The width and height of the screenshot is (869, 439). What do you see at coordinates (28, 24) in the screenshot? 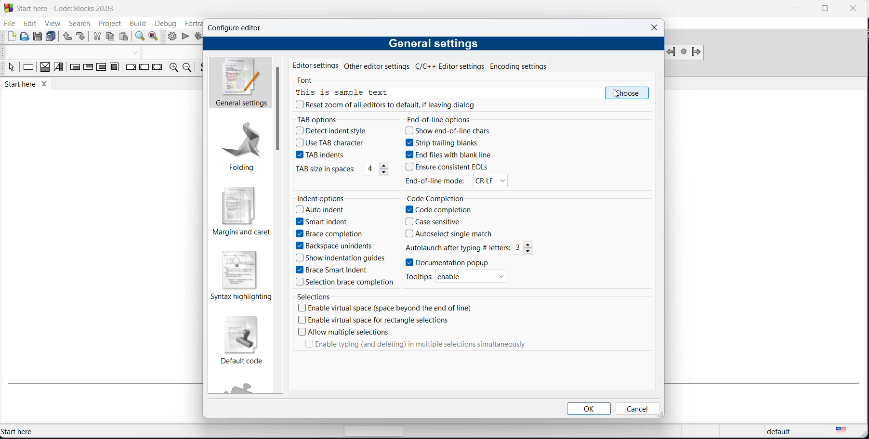
I see `edit` at bounding box center [28, 24].